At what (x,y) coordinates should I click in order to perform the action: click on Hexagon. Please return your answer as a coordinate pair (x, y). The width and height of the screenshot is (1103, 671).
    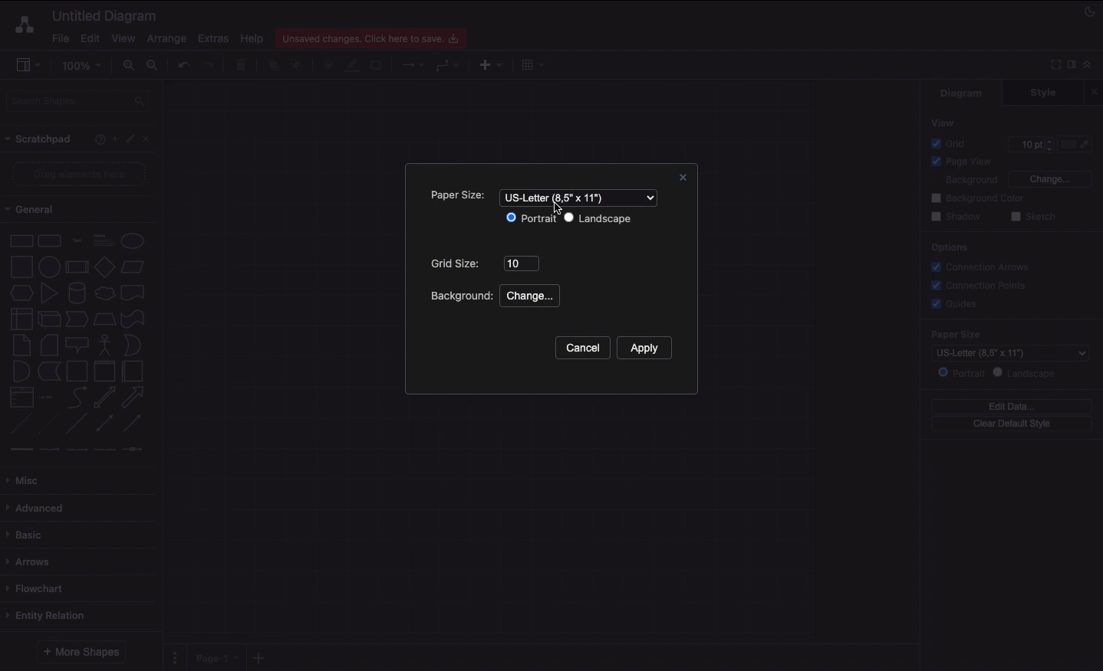
    Looking at the image, I should click on (21, 293).